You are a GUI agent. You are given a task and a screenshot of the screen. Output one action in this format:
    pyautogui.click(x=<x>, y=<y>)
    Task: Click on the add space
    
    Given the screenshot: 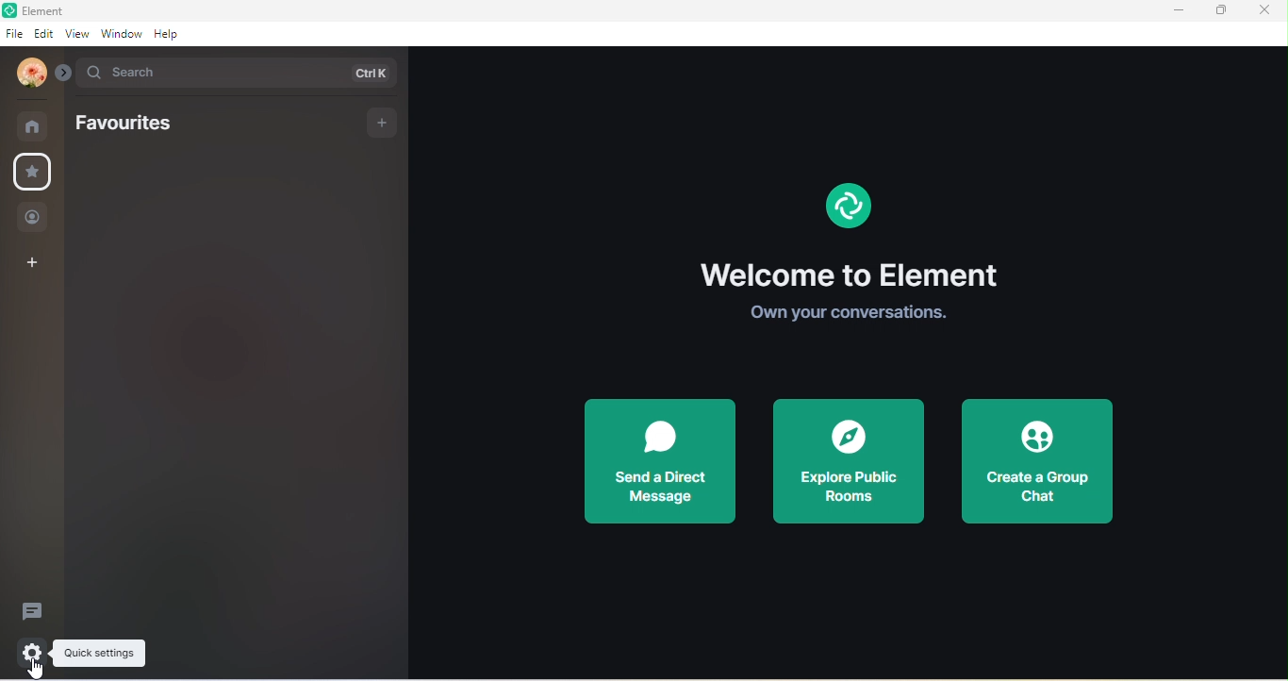 What is the action you would take?
    pyautogui.click(x=33, y=266)
    